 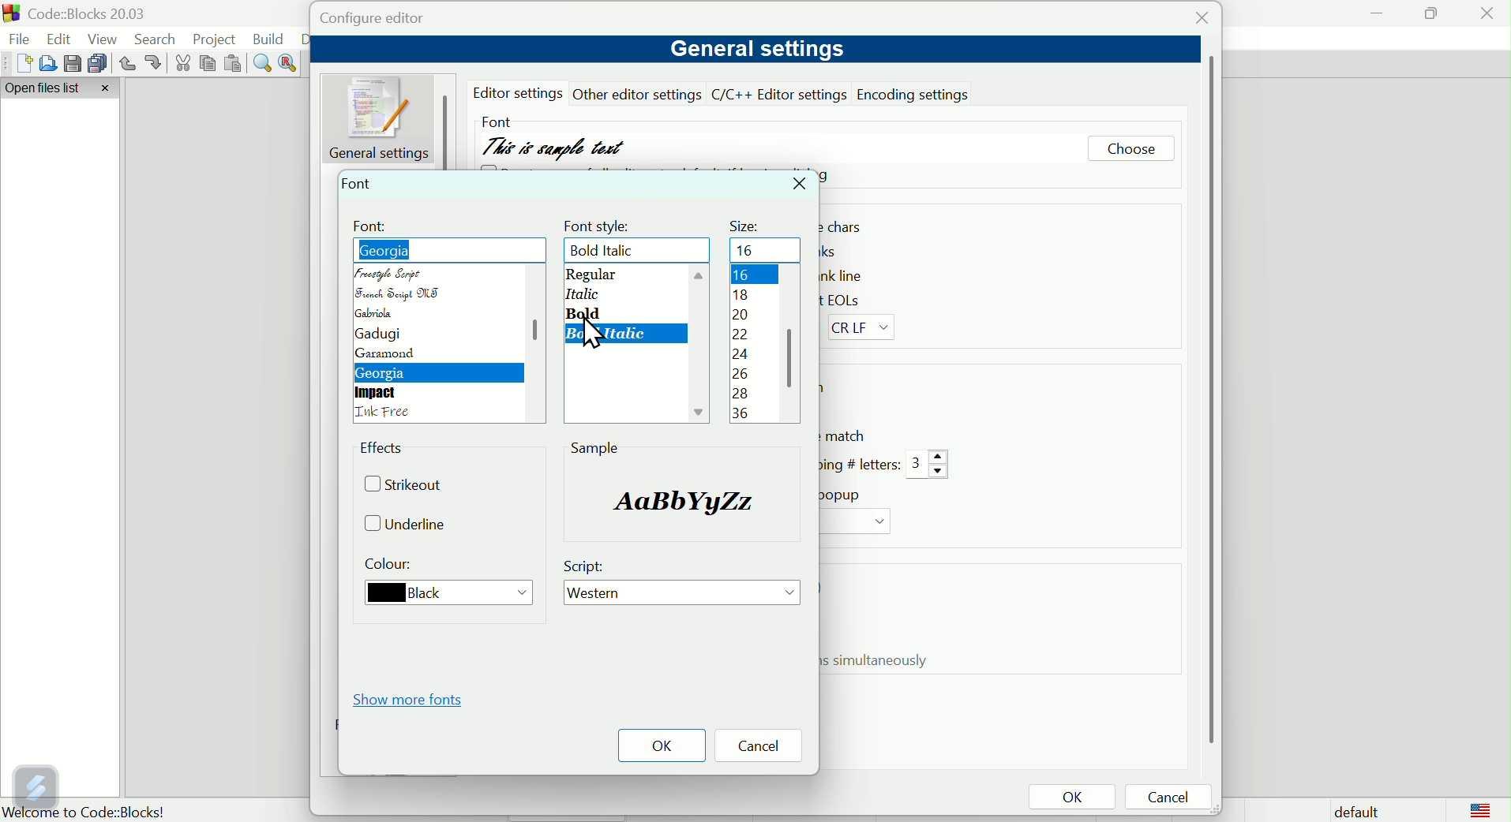 What do you see at coordinates (61, 37) in the screenshot?
I see `Edit` at bounding box center [61, 37].